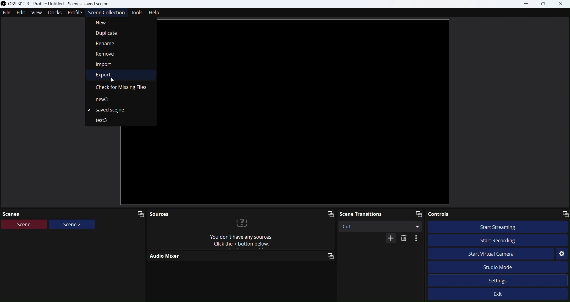 This screenshot has width=570, height=302. I want to click on Edit, so click(22, 12).